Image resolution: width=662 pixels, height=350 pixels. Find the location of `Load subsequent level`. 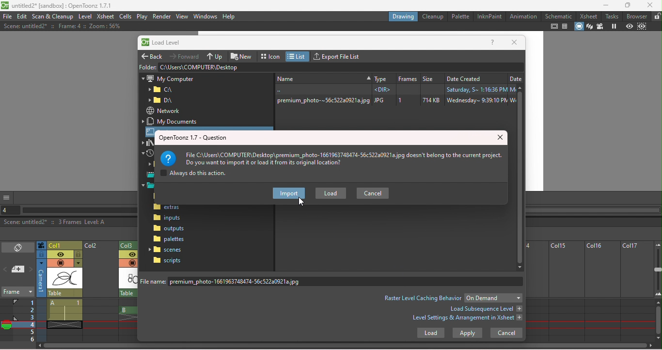

Load subsequent level is located at coordinates (485, 309).